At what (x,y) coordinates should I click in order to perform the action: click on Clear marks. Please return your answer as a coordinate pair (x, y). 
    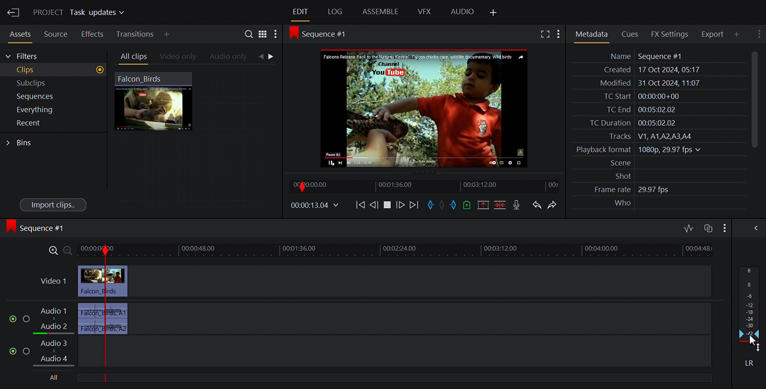
    Looking at the image, I should click on (442, 206).